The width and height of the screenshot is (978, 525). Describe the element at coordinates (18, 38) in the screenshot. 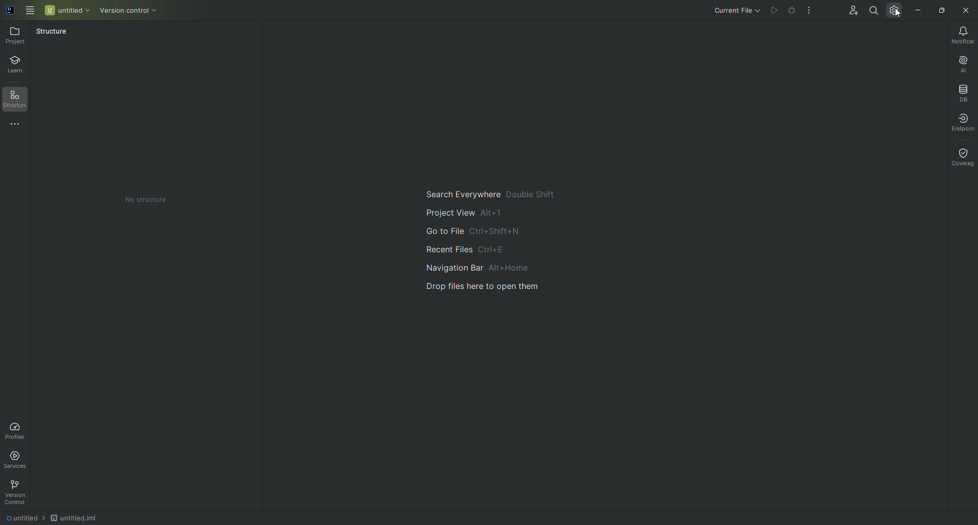

I see `Project` at that location.